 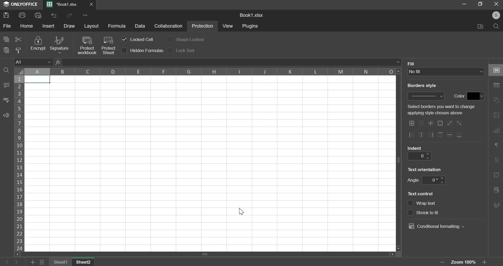 I want to click on border options, so click(x=449, y=123).